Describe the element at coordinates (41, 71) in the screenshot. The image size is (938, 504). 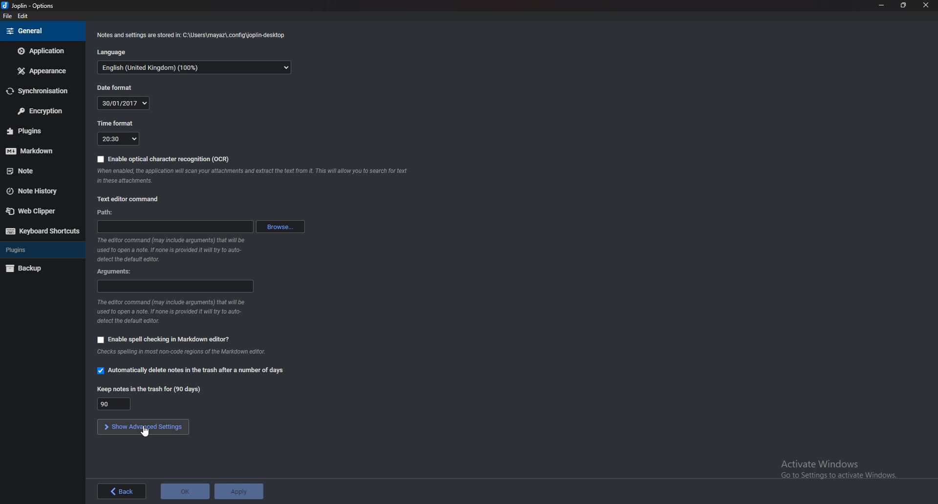
I see `Appearance` at that location.